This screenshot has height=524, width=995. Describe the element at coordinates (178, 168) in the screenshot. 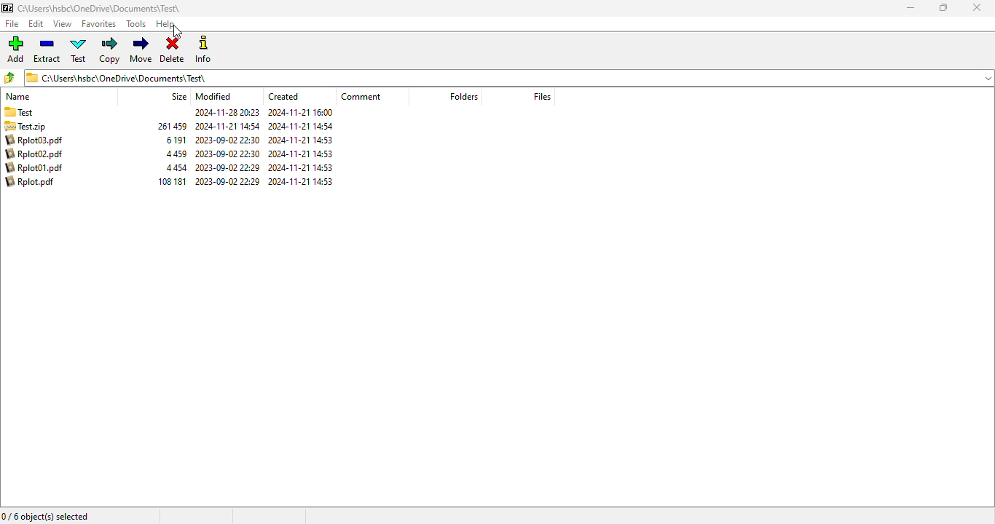

I see `4 454` at that location.